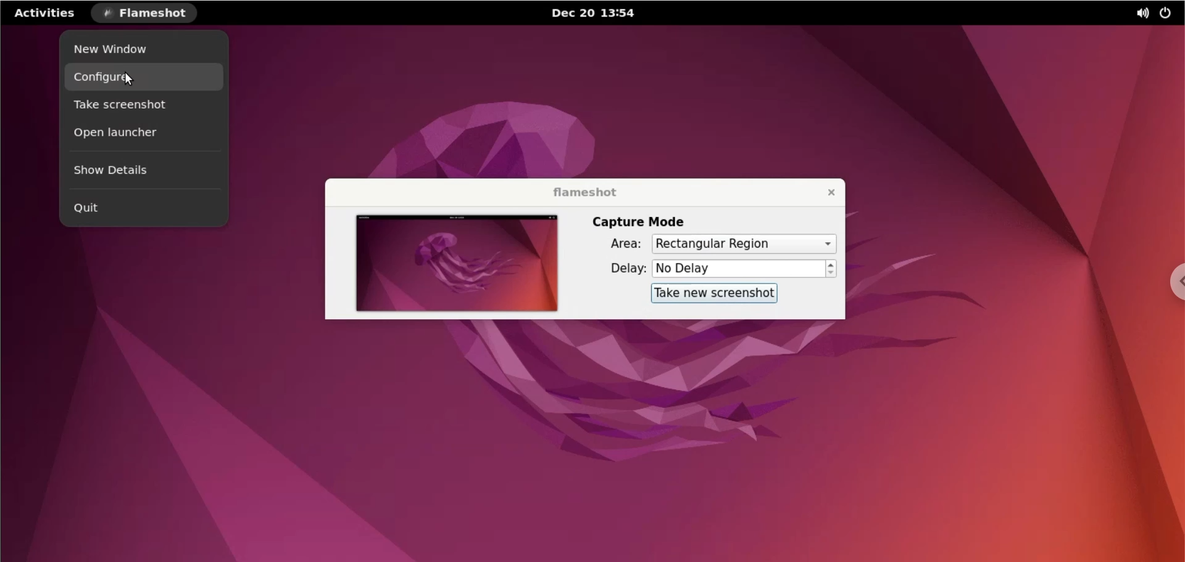 This screenshot has height=562, width=1185. What do you see at coordinates (46, 12) in the screenshot?
I see `activities` at bounding box center [46, 12].